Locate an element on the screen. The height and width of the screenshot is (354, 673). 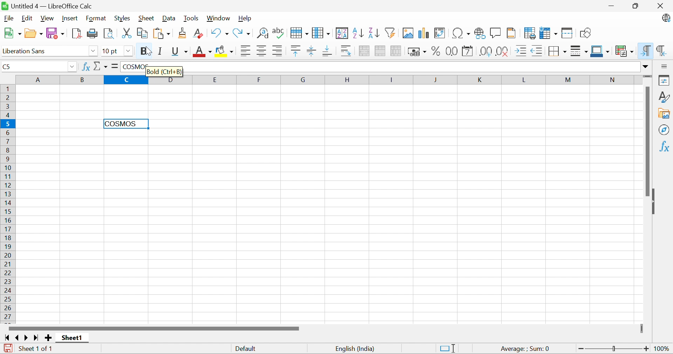
Format as Percent is located at coordinates (435, 51).